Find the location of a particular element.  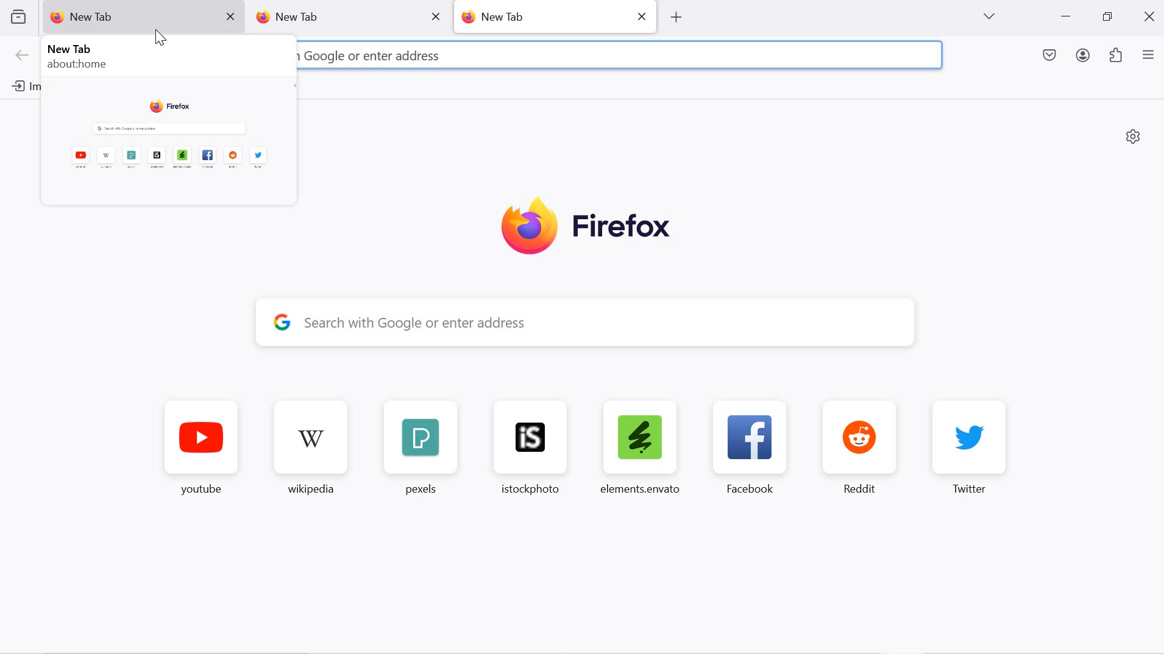

new tab is located at coordinates (330, 18).